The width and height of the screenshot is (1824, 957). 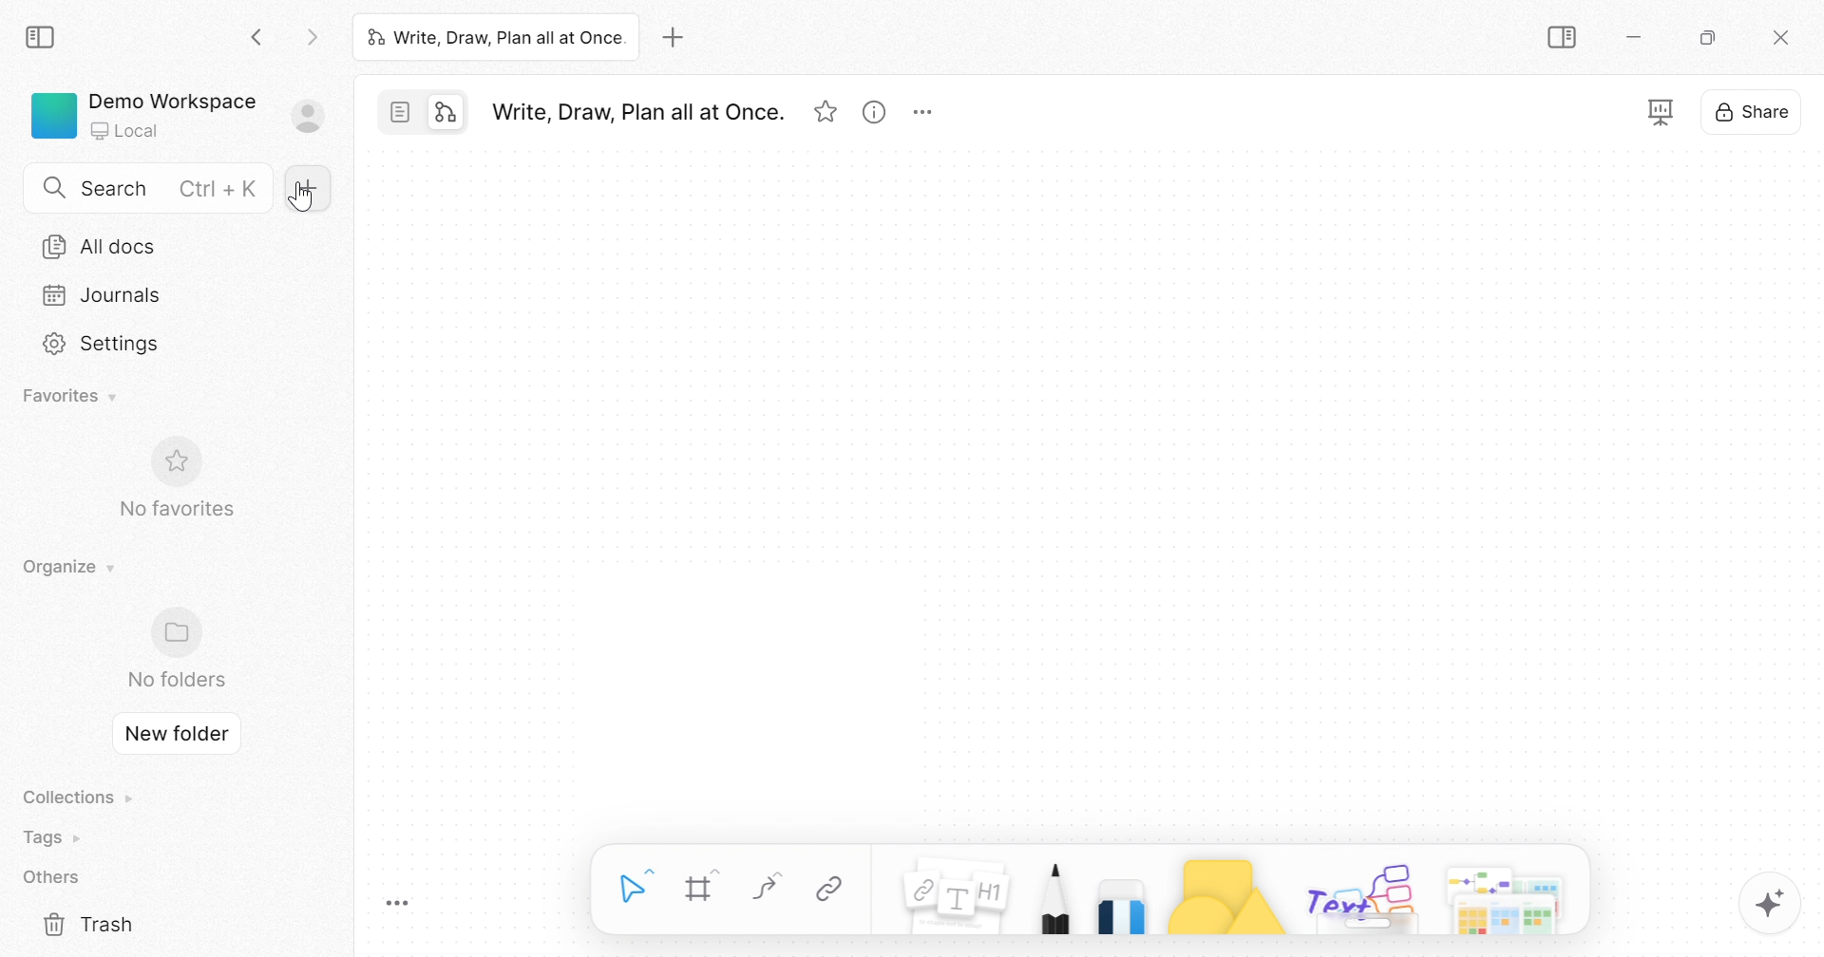 I want to click on More options, so click(x=1510, y=891).